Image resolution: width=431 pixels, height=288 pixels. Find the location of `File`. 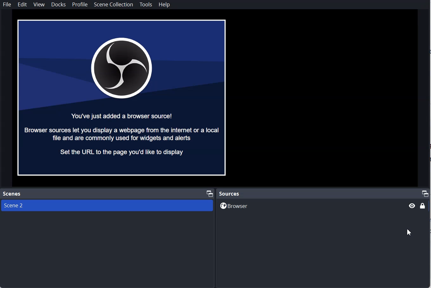

File is located at coordinates (8, 4).